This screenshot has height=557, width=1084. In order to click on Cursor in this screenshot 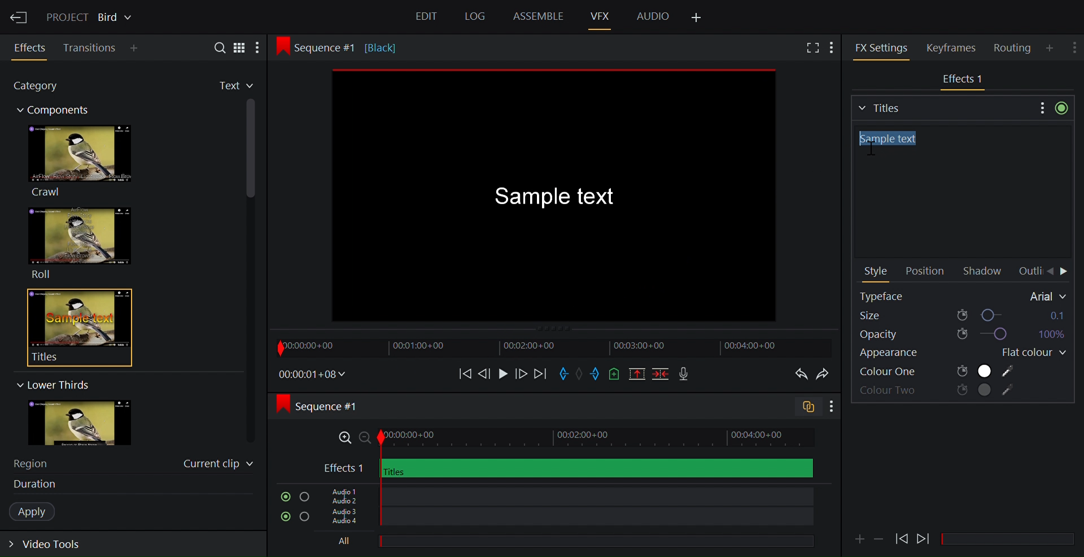, I will do `click(868, 151)`.